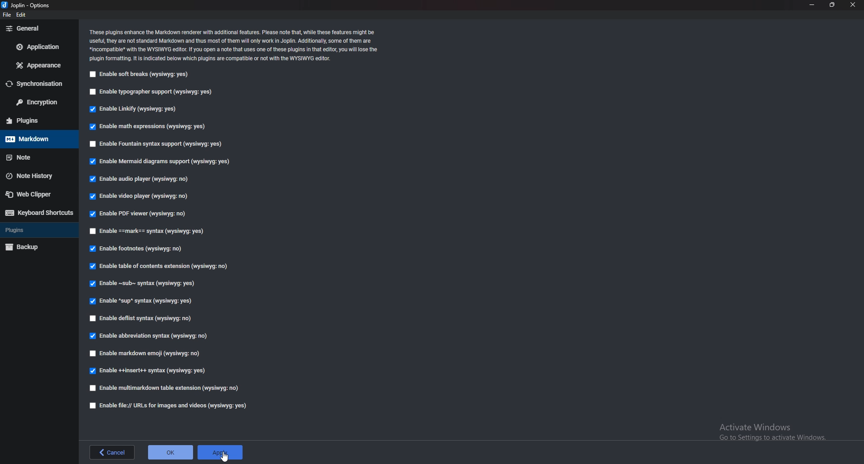 Image resolution: width=864 pixels, height=464 pixels. I want to click on Encryption, so click(40, 103).